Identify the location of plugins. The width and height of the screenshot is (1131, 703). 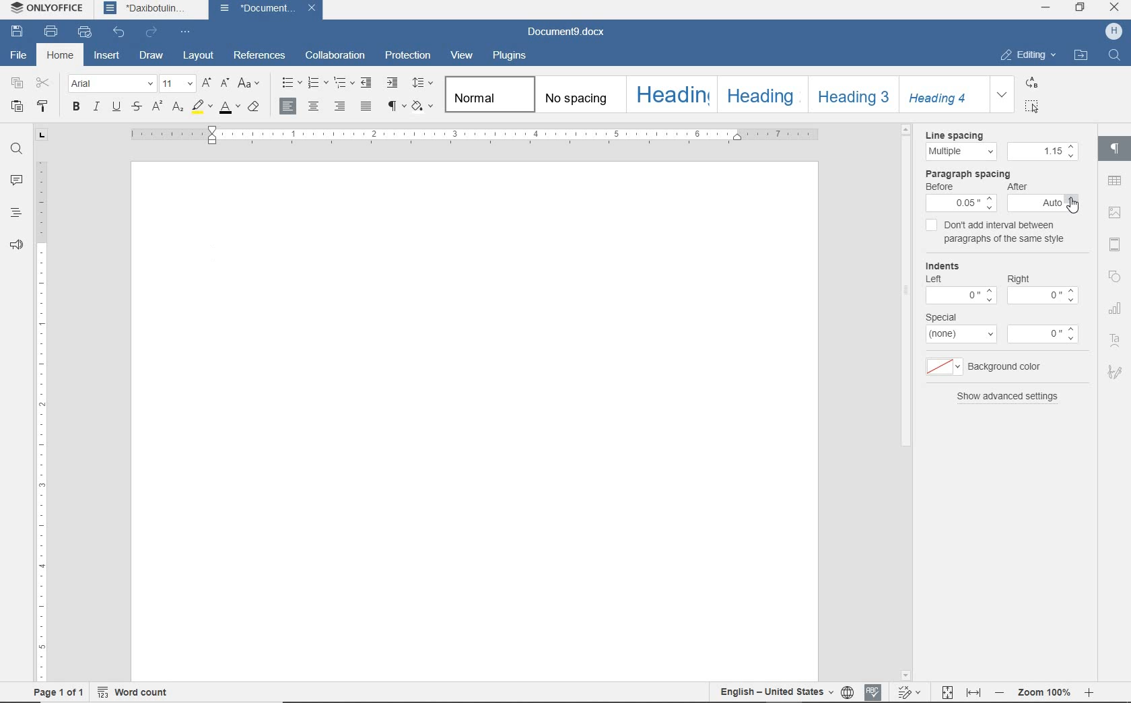
(509, 56).